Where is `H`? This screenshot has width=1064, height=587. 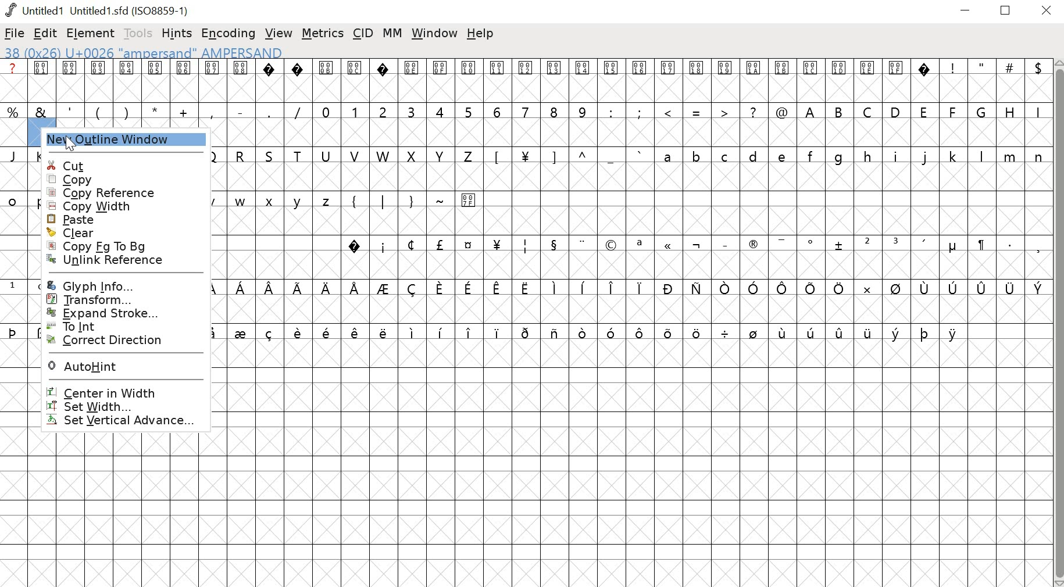 H is located at coordinates (1010, 110).